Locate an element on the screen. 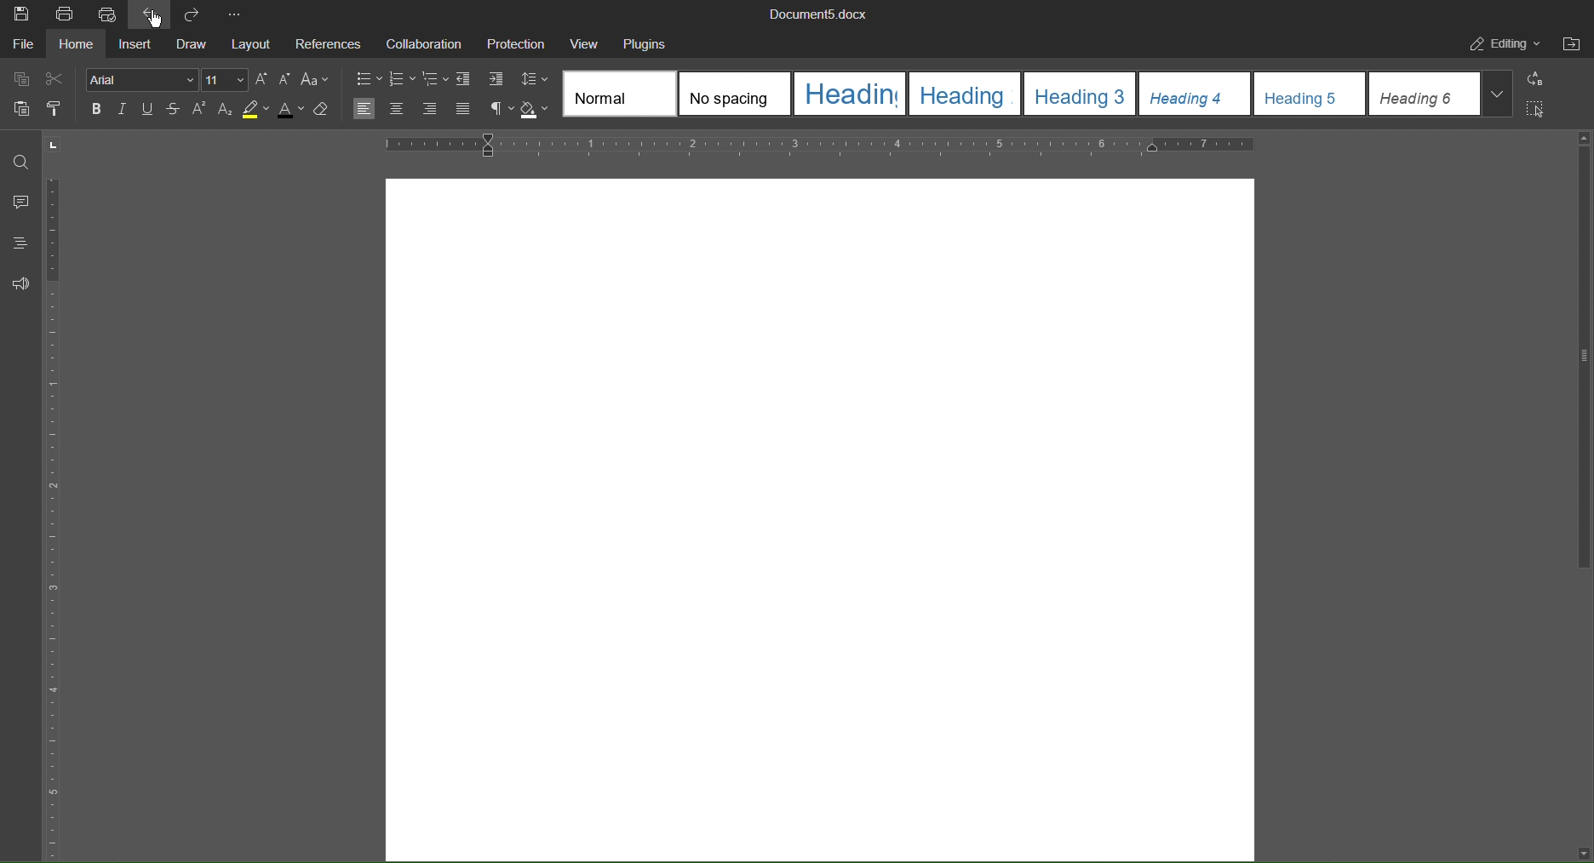 The height and width of the screenshot is (863, 1594). Decrease Indent is located at coordinates (466, 79).